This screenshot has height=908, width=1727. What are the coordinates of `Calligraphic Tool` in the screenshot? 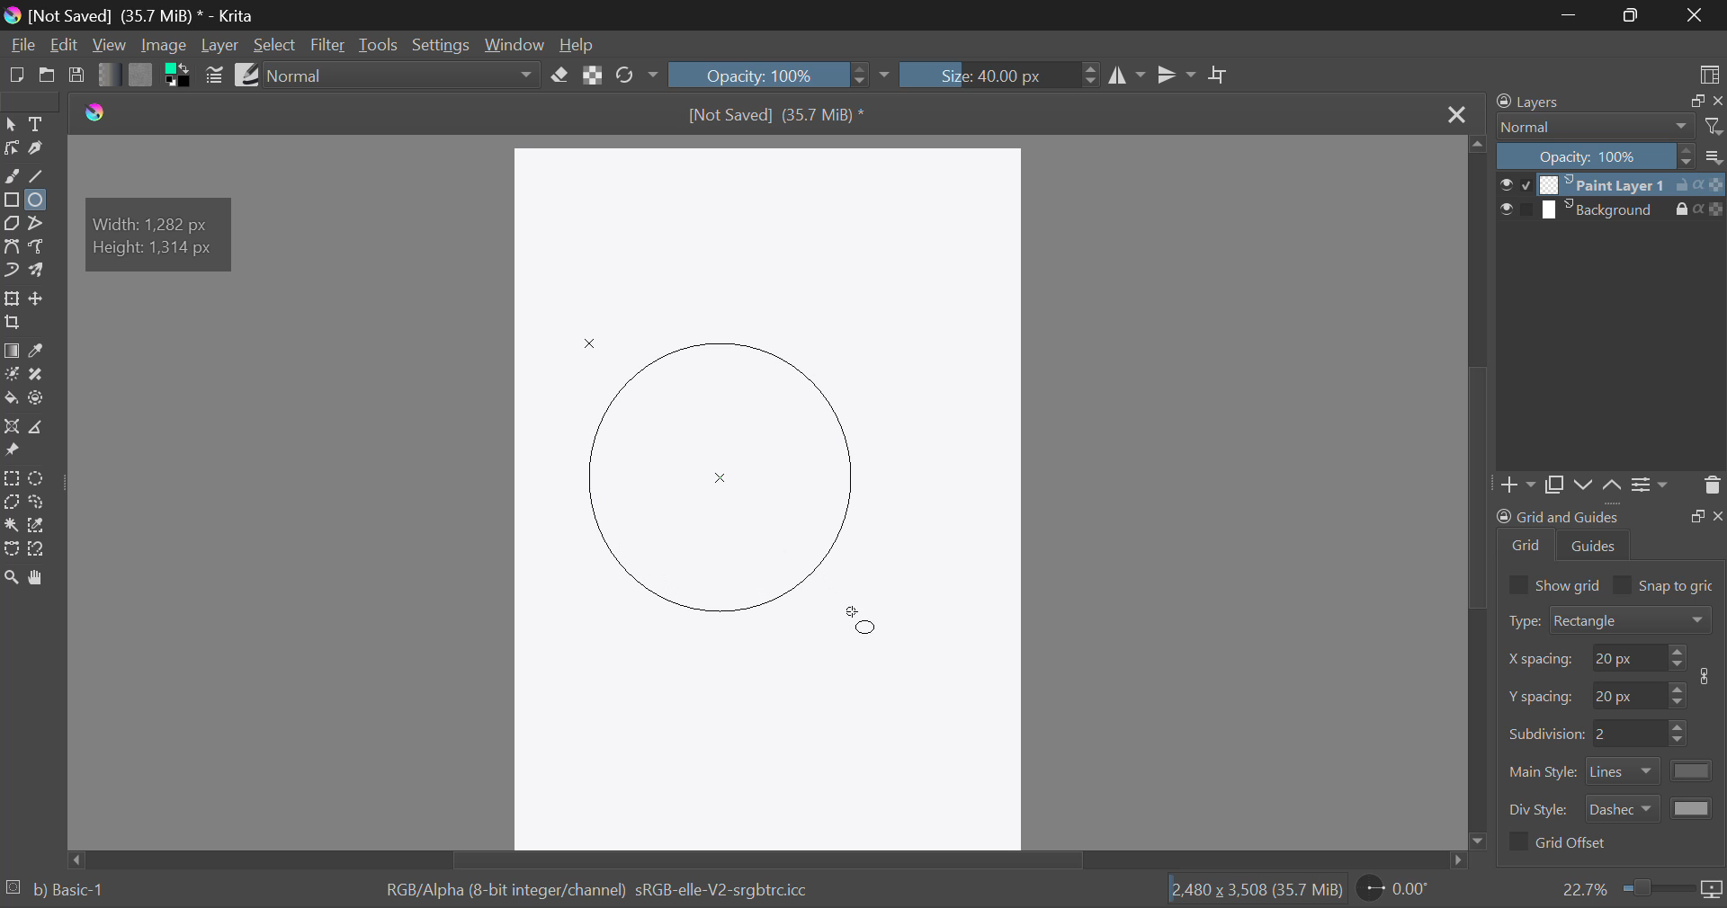 It's located at (37, 148).